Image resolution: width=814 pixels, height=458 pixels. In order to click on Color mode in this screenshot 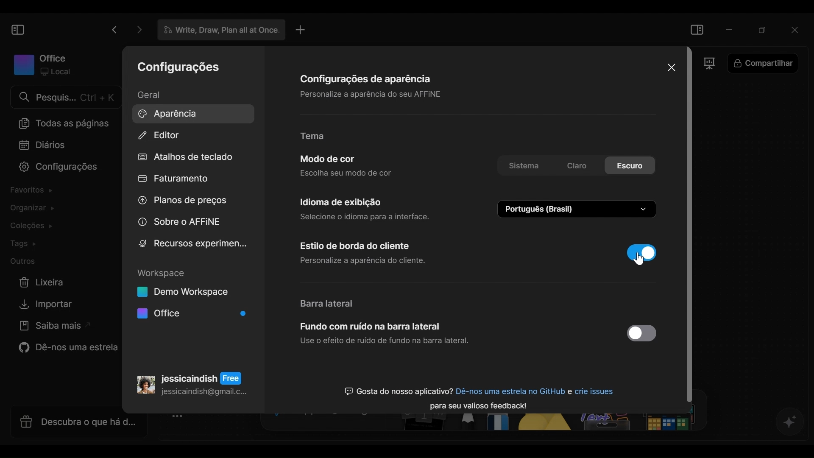, I will do `click(348, 165)`.